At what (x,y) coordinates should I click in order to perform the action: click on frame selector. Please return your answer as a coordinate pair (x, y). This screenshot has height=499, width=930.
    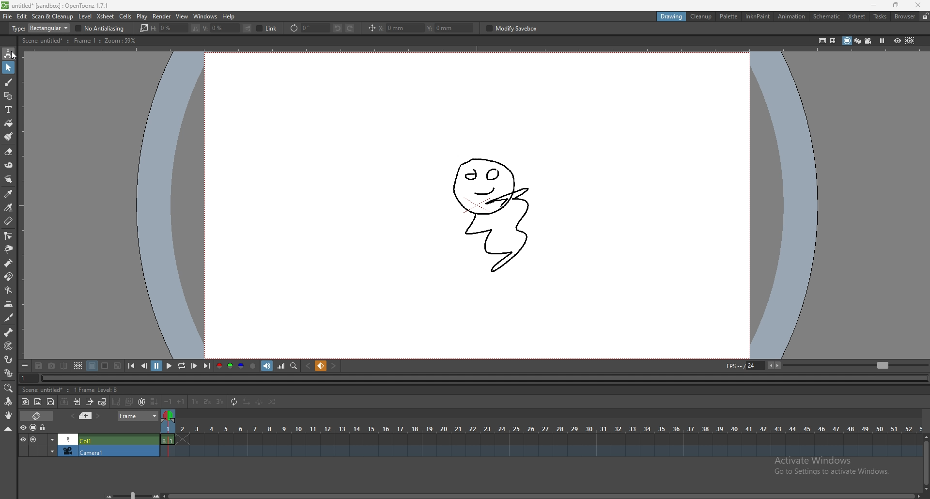
    Looking at the image, I should click on (170, 416).